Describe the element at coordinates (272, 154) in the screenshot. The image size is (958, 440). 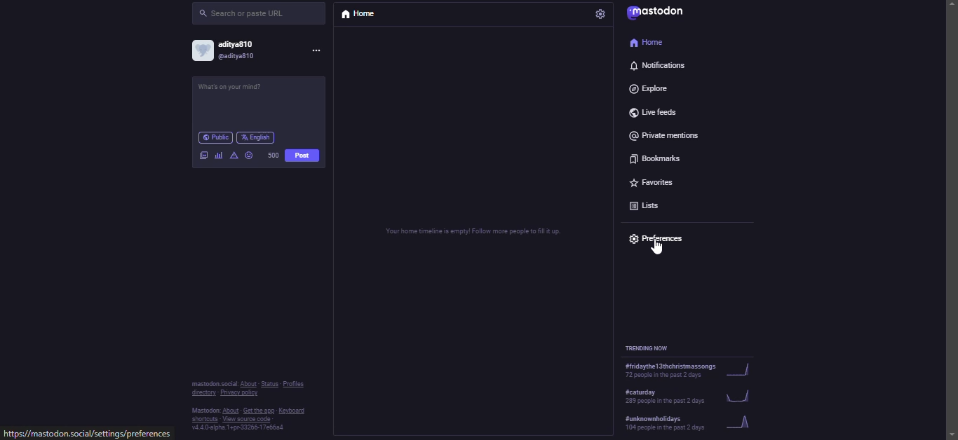
I see `500` at that location.